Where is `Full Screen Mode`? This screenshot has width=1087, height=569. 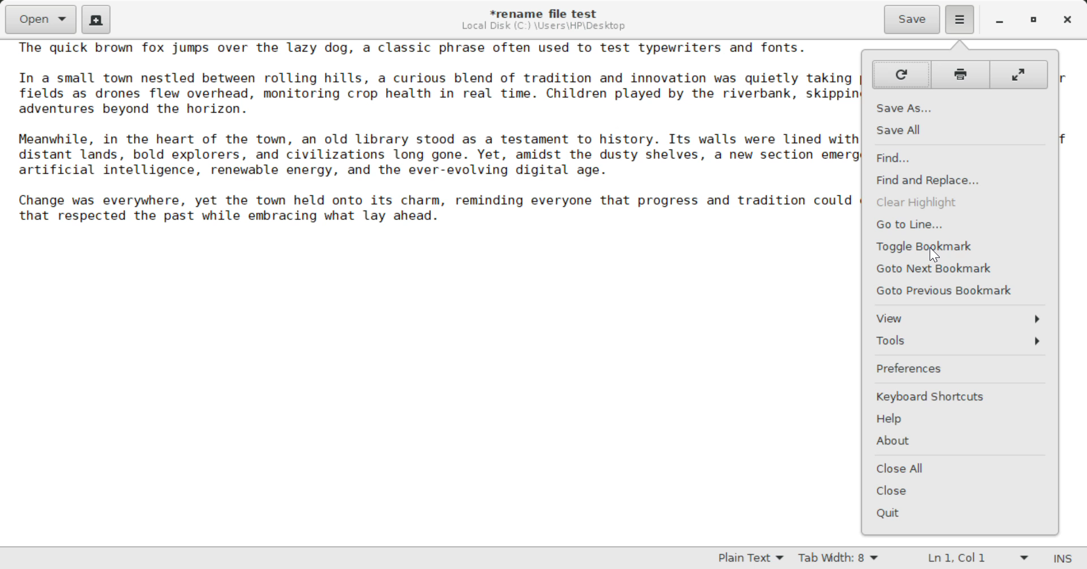 Full Screen Mode is located at coordinates (1021, 74).